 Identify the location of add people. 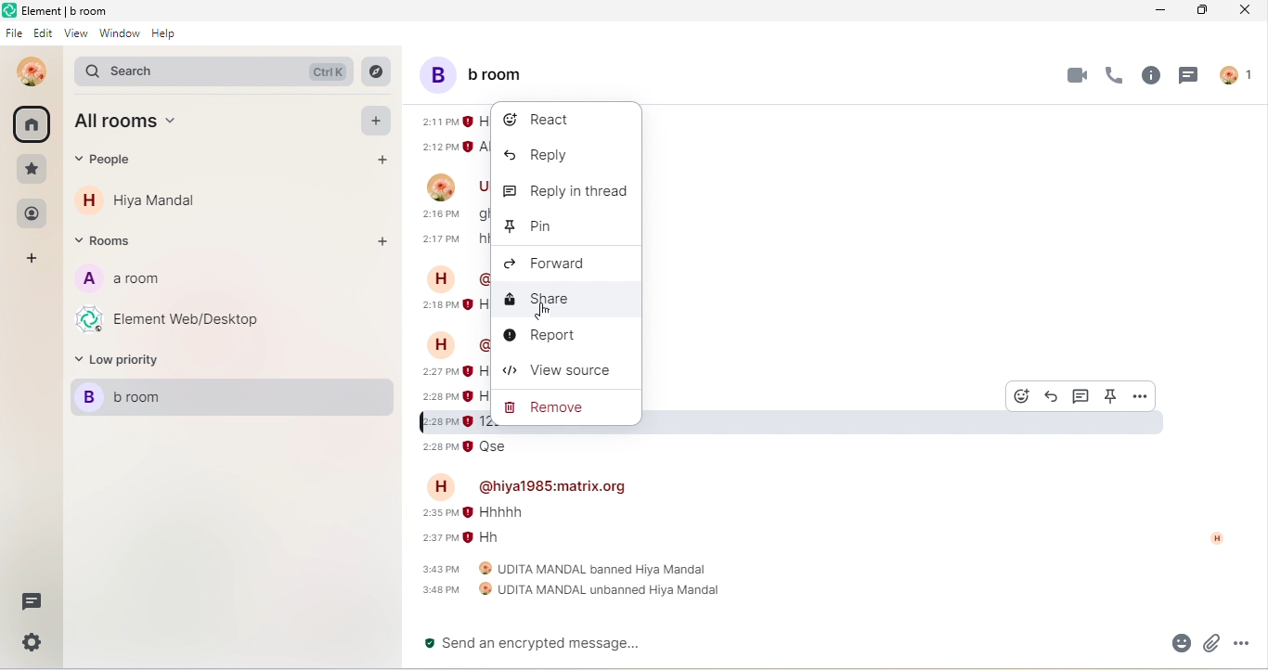
(383, 163).